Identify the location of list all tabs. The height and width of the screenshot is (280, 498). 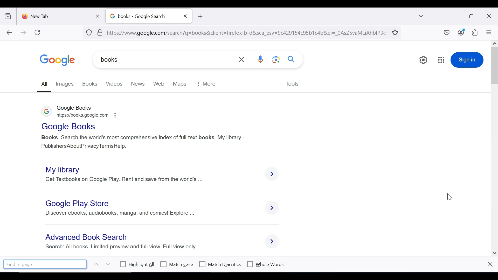
(421, 16).